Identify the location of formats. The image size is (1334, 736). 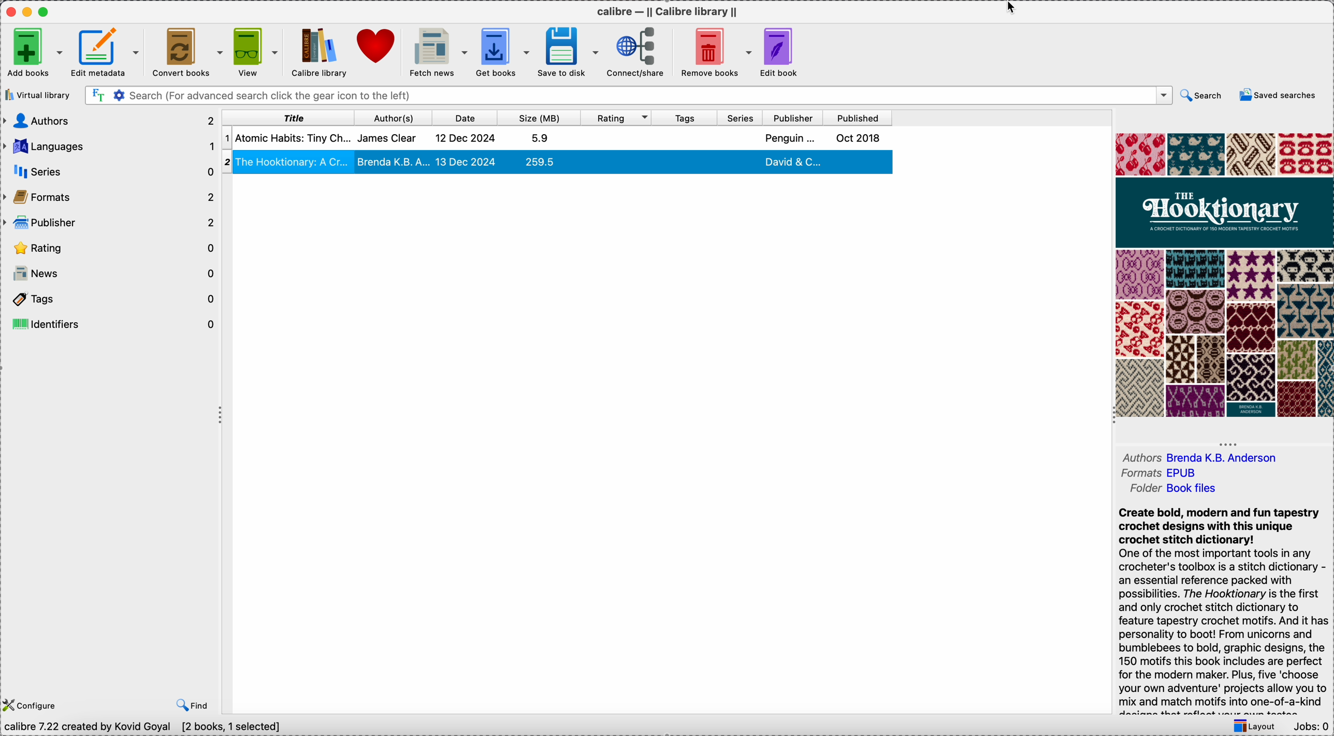
(108, 196).